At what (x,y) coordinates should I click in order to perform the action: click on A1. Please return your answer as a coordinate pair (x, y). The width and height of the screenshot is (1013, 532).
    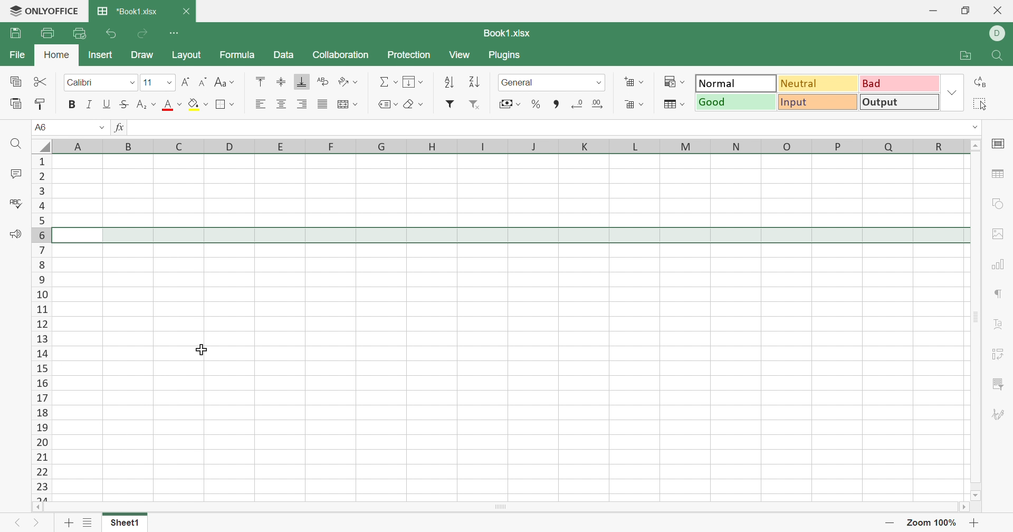
    Looking at the image, I should click on (44, 127).